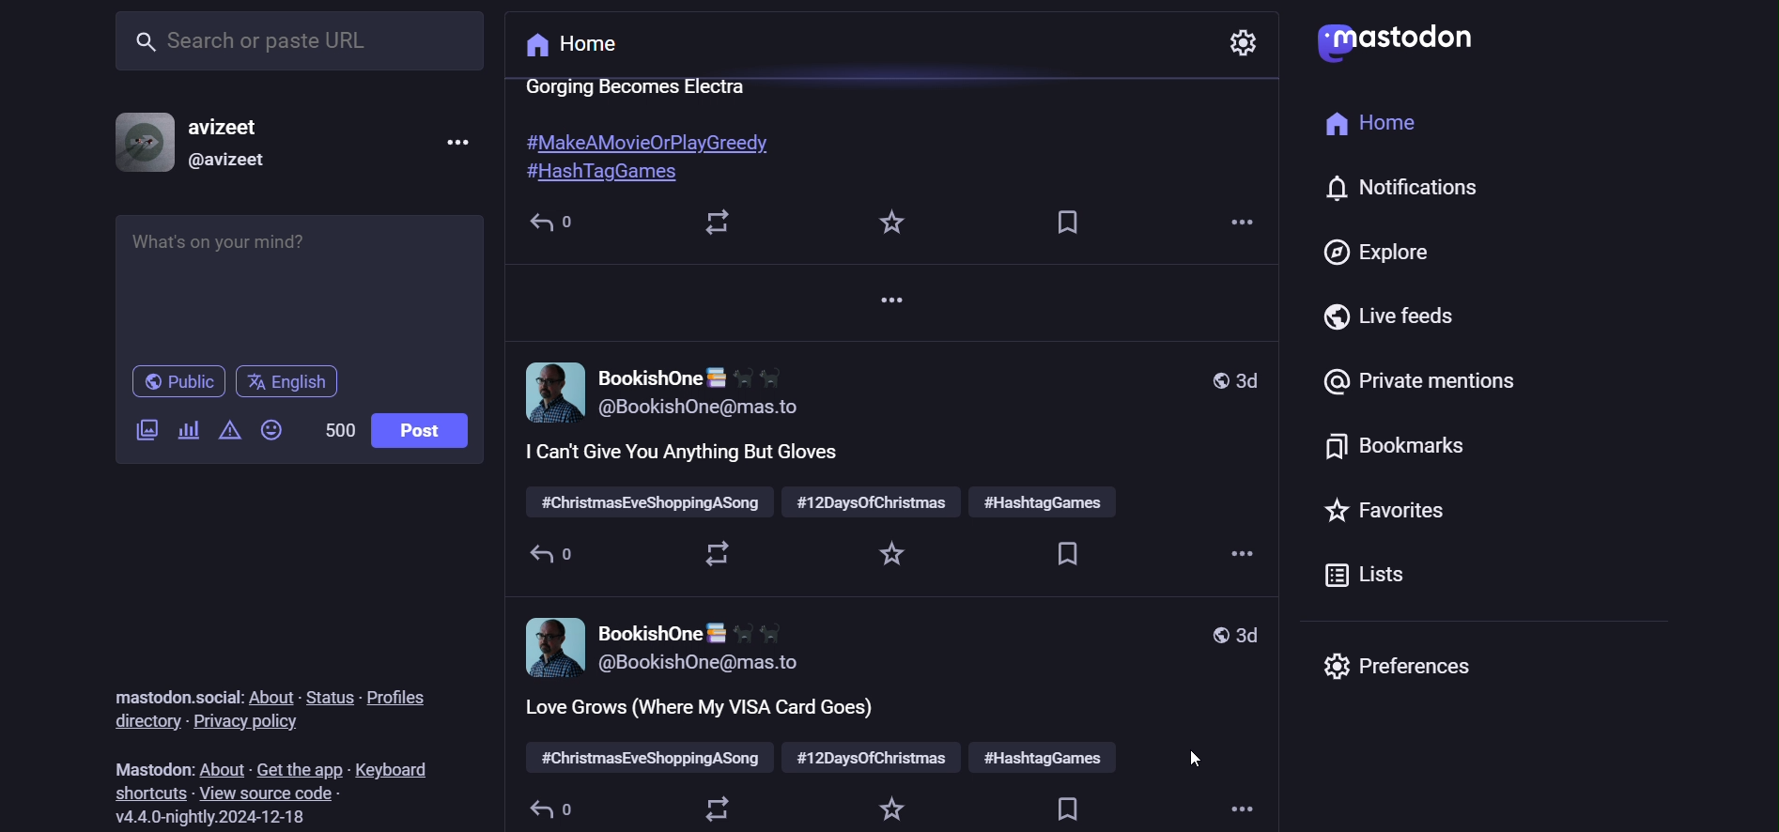 The height and width of the screenshot is (832, 1779). I want to click on source code, so click(269, 793).